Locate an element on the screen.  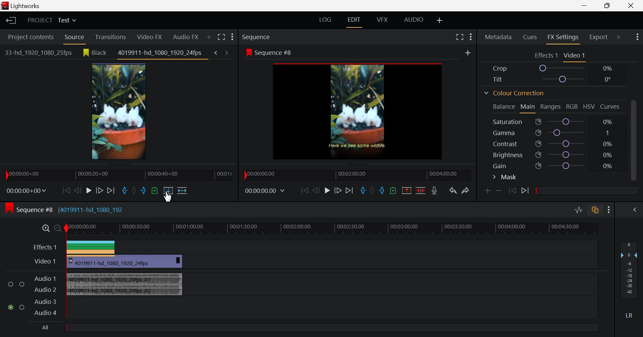
Next keyframe is located at coordinates (525, 191).